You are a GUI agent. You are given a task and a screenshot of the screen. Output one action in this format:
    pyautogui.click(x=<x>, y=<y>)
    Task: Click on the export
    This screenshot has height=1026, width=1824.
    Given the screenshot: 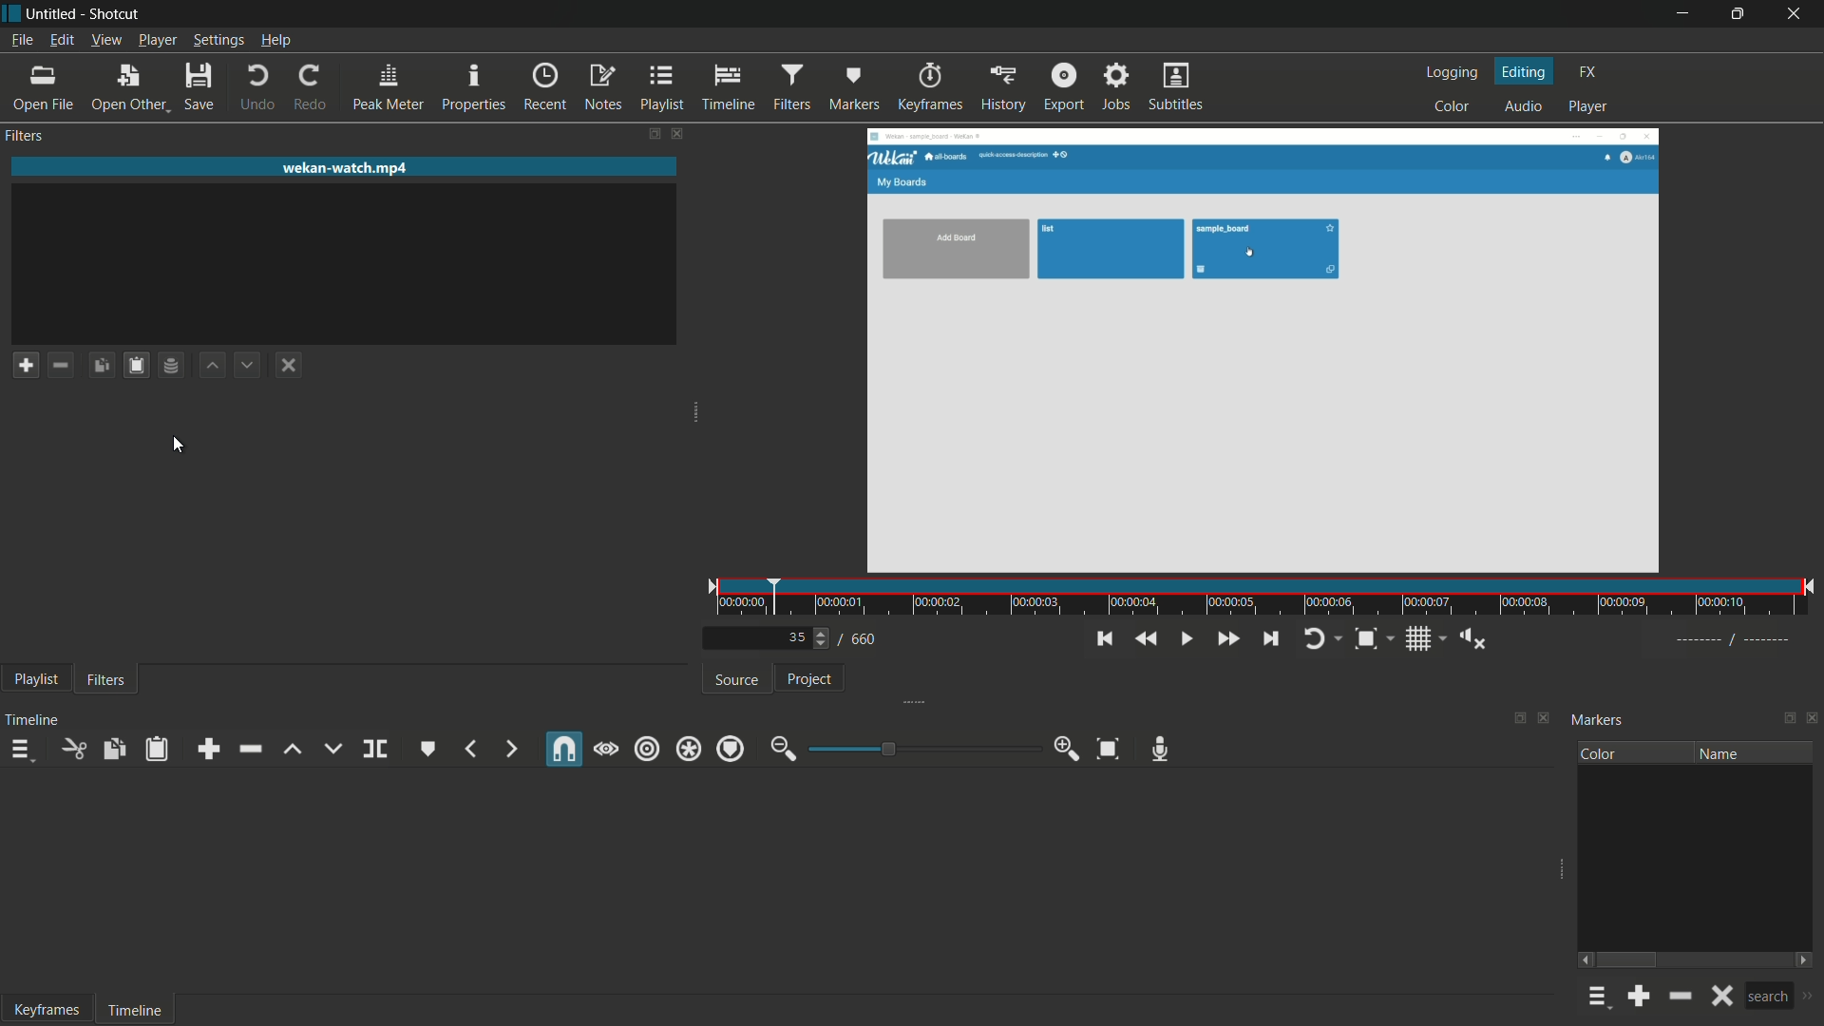 What is the action you would take?
    pyautogui.click(x=1062, y=88)
    